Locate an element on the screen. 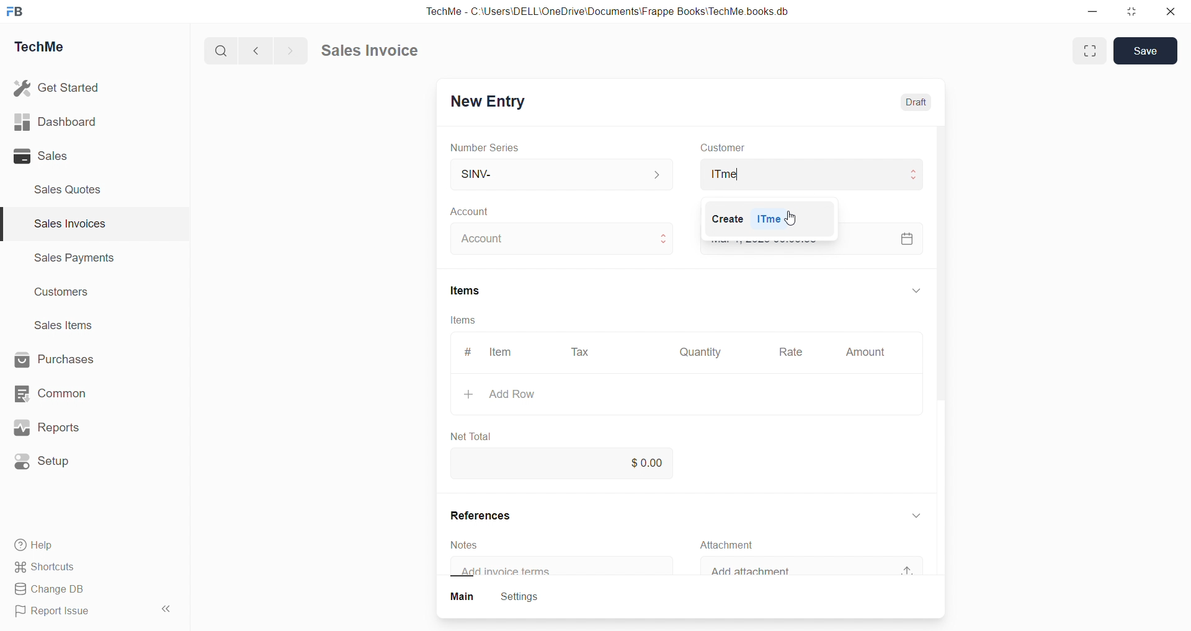 This screenshot has height=631, width=1191. Full width is located at coordinates (1088, 50).